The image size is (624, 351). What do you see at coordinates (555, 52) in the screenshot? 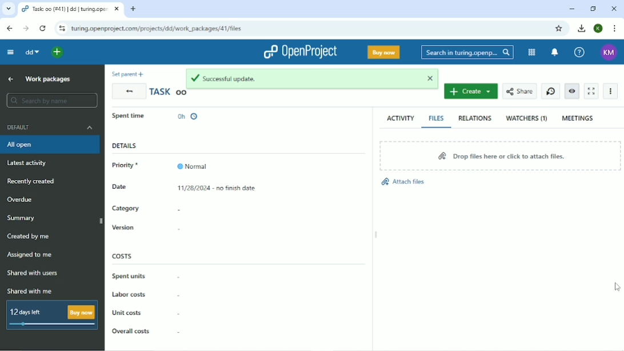
I see `To notification center` at bounding box center [555, 52].